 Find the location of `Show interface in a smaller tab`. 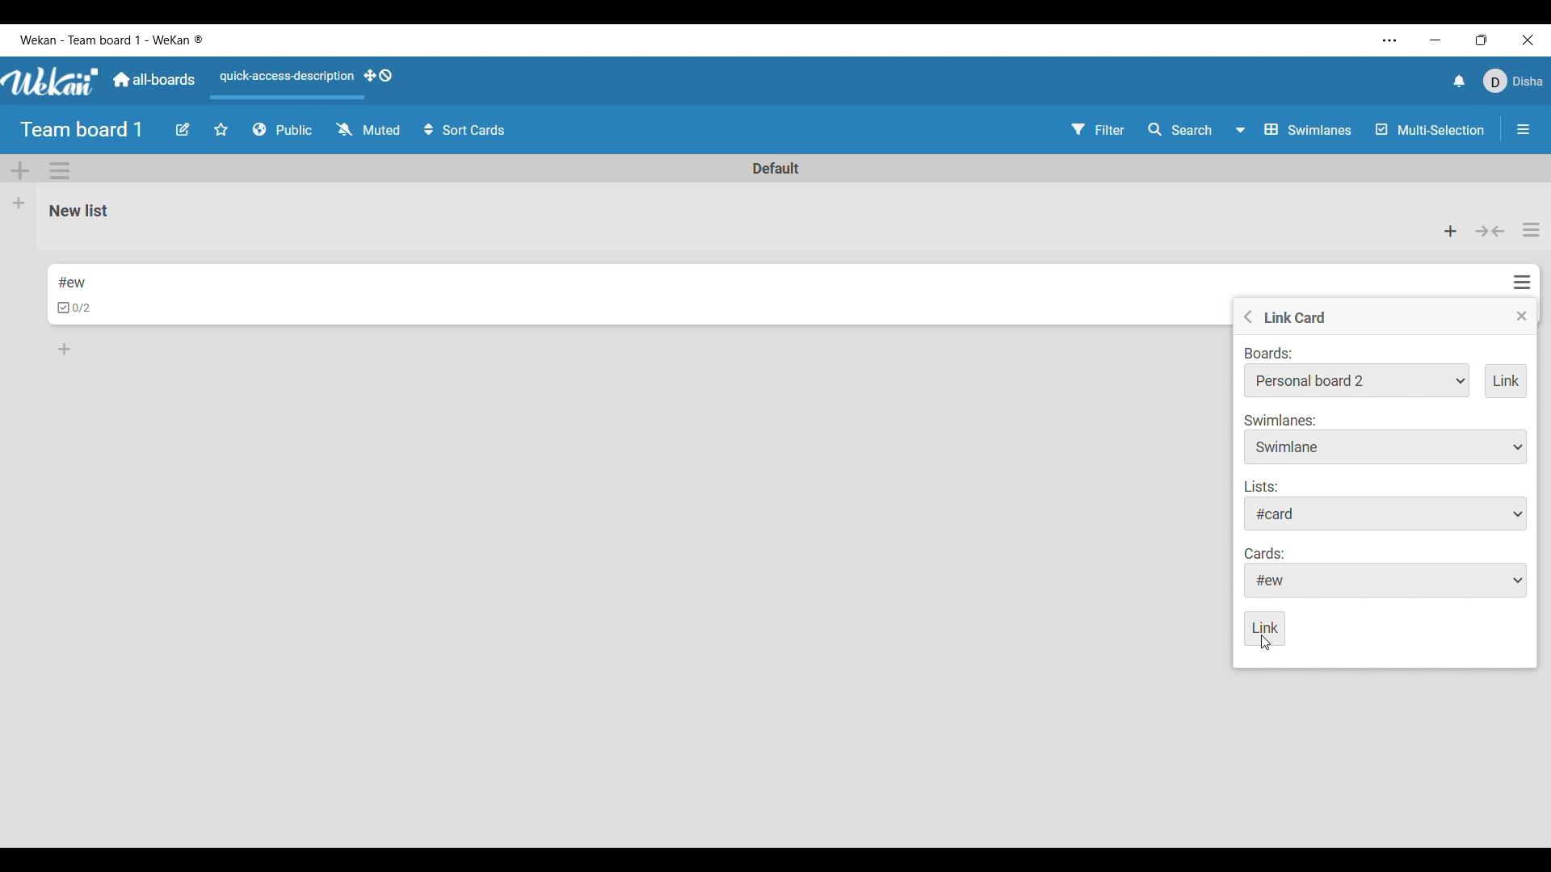

Show interface in a smaller tab is located at coordinates (1482, 40).